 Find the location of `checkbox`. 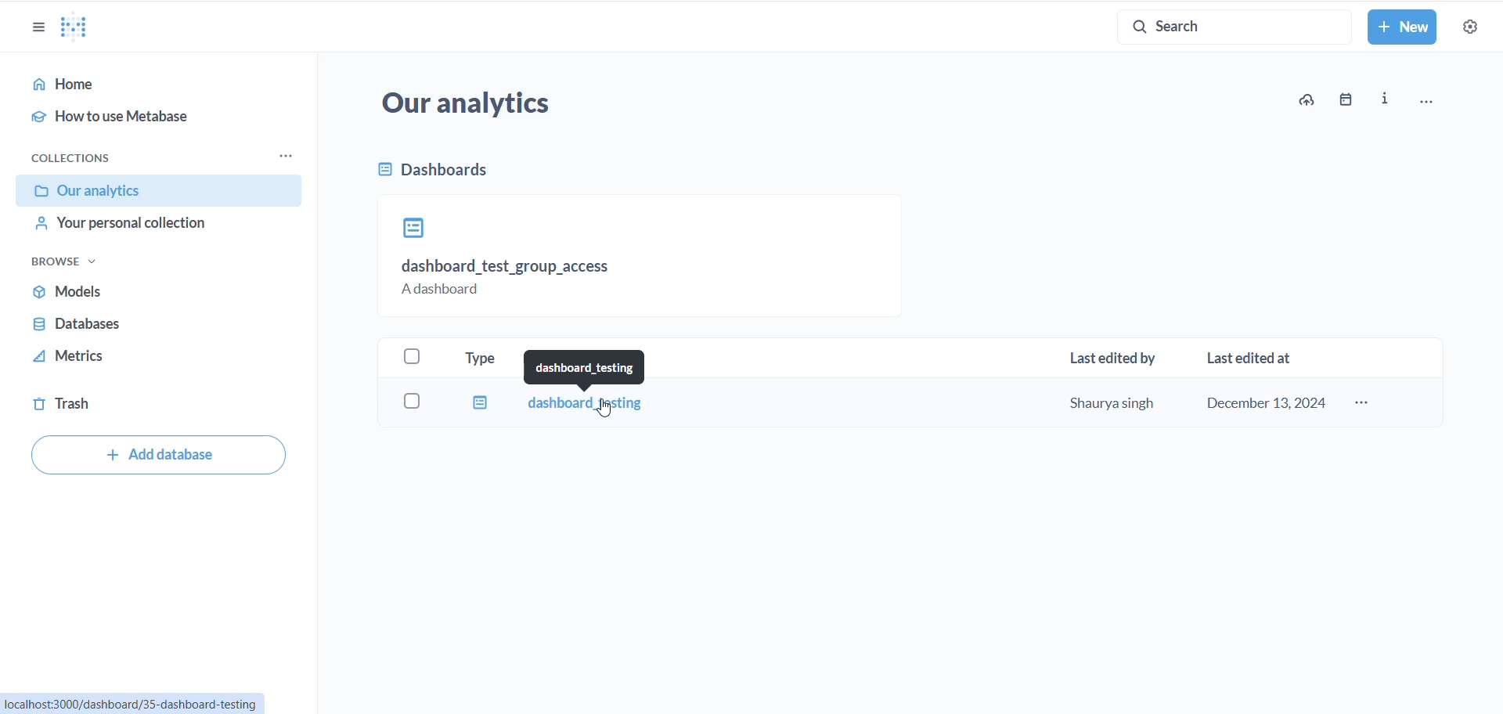

checkbox is located at coordinates (415, 400).